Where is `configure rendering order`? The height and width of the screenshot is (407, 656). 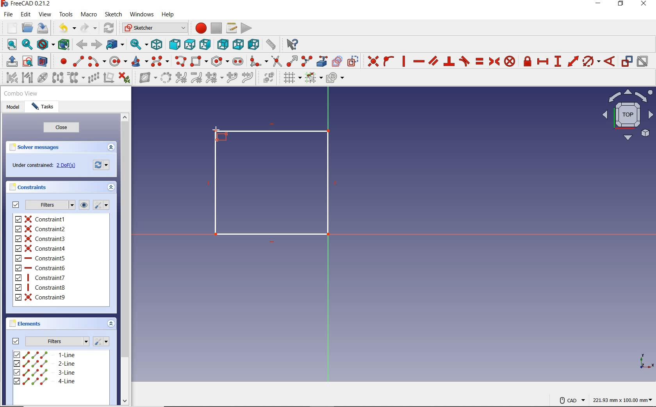
configure rendering order is located at coordinates (335, 77).